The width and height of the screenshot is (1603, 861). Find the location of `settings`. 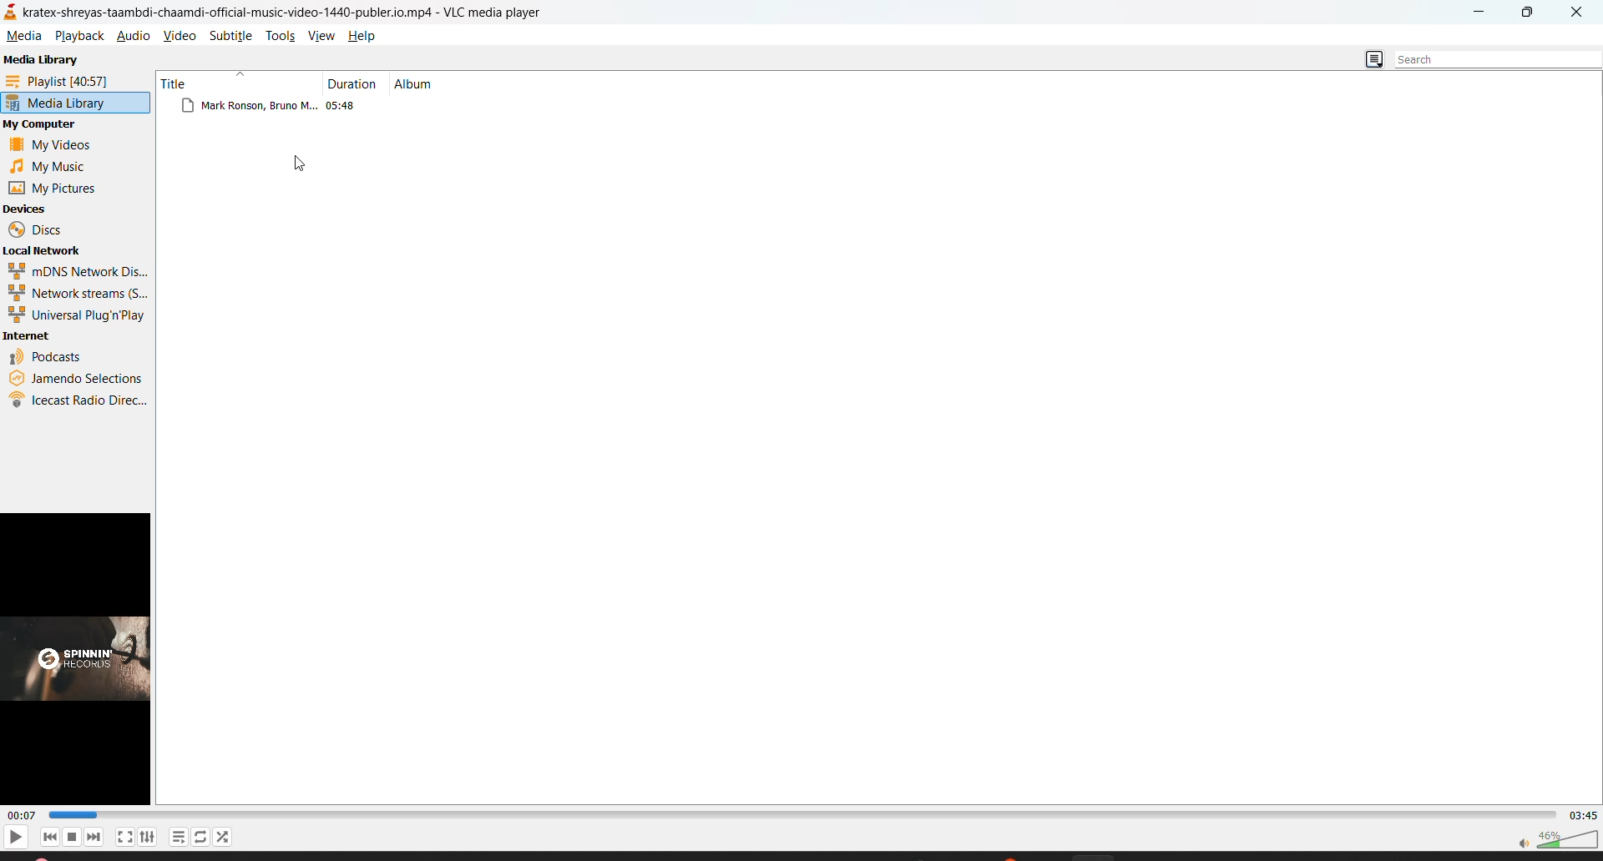

settings is located at coordinates (146, 837).